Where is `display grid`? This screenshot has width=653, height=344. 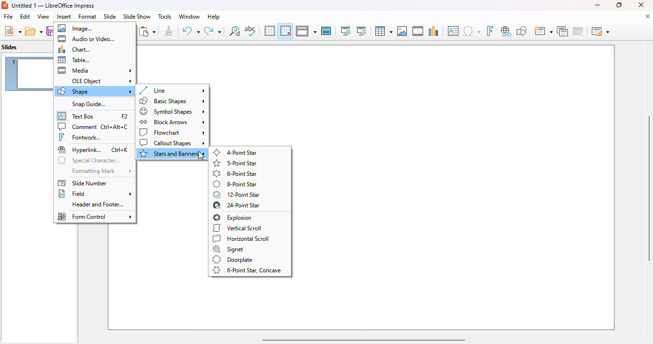 display grid is located at coordinates (269, 31).